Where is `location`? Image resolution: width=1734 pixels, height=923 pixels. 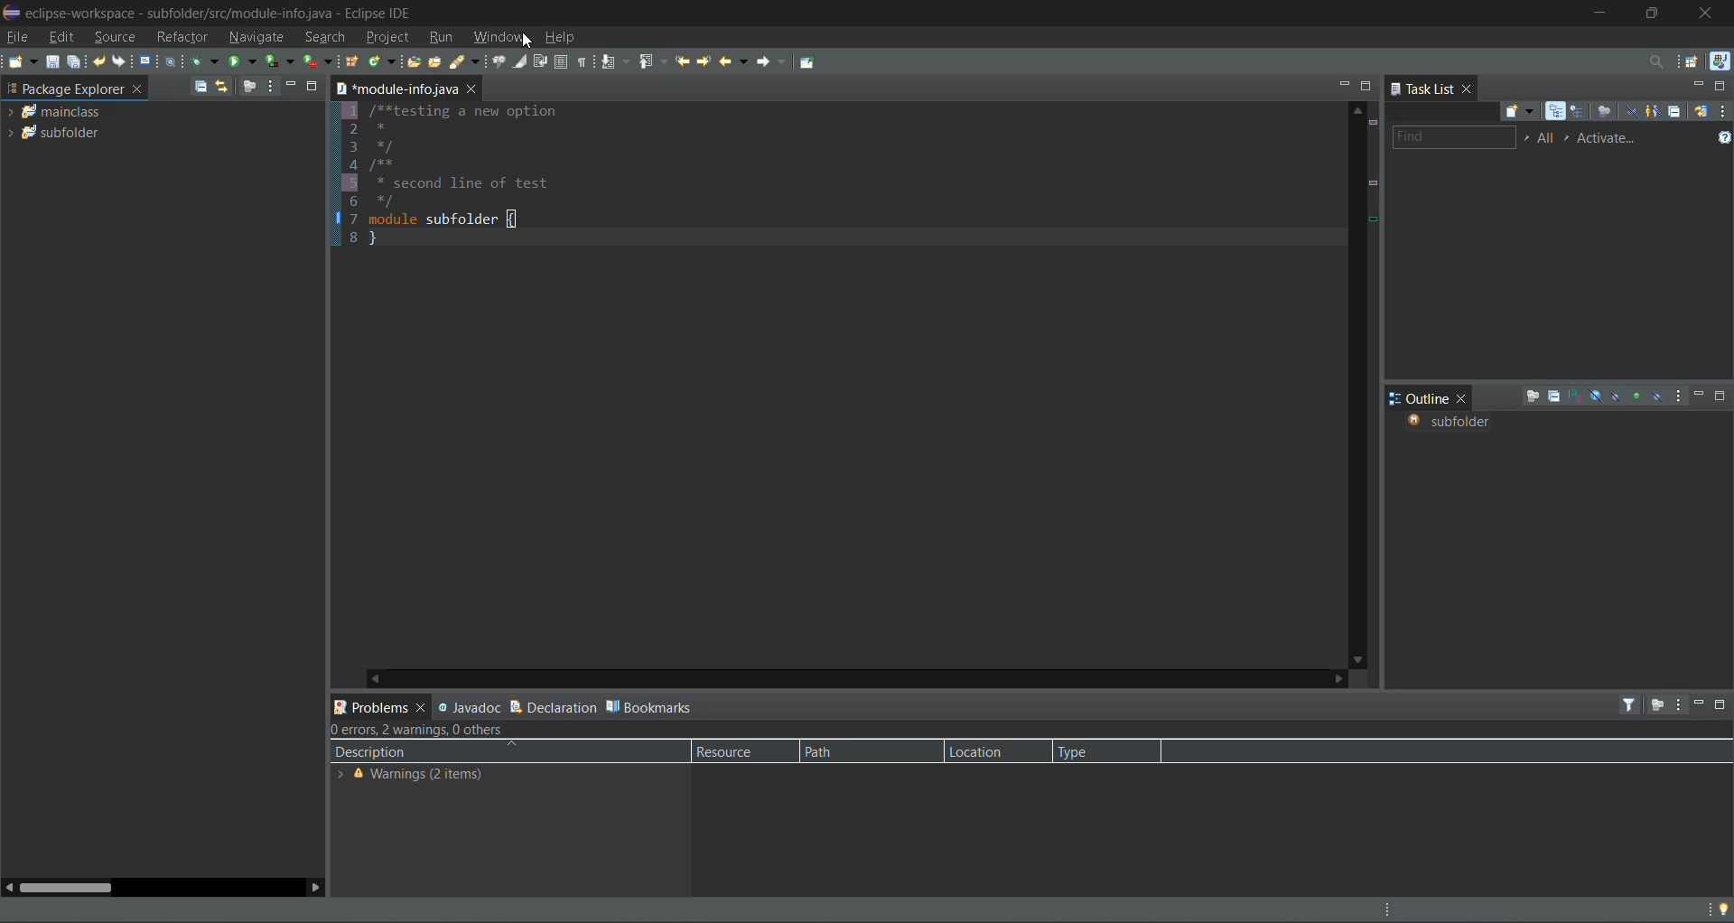
location is located at coordinates (982, 748).